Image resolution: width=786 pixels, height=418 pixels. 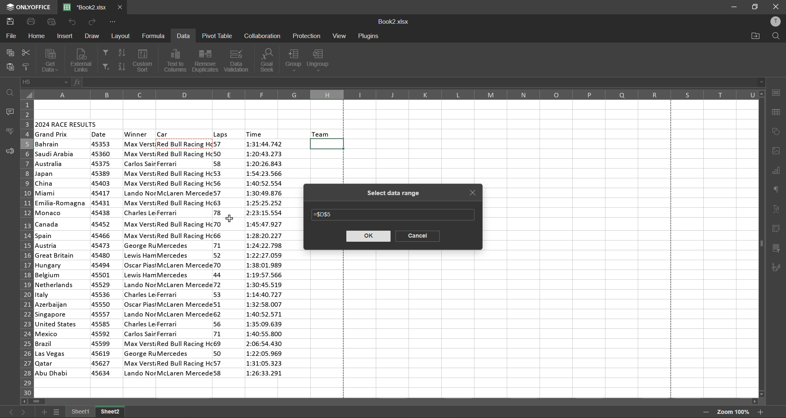 What do you see at coordinates (396, 94) in the screenshot?
I see `column names` at bounding box center [396, 94].